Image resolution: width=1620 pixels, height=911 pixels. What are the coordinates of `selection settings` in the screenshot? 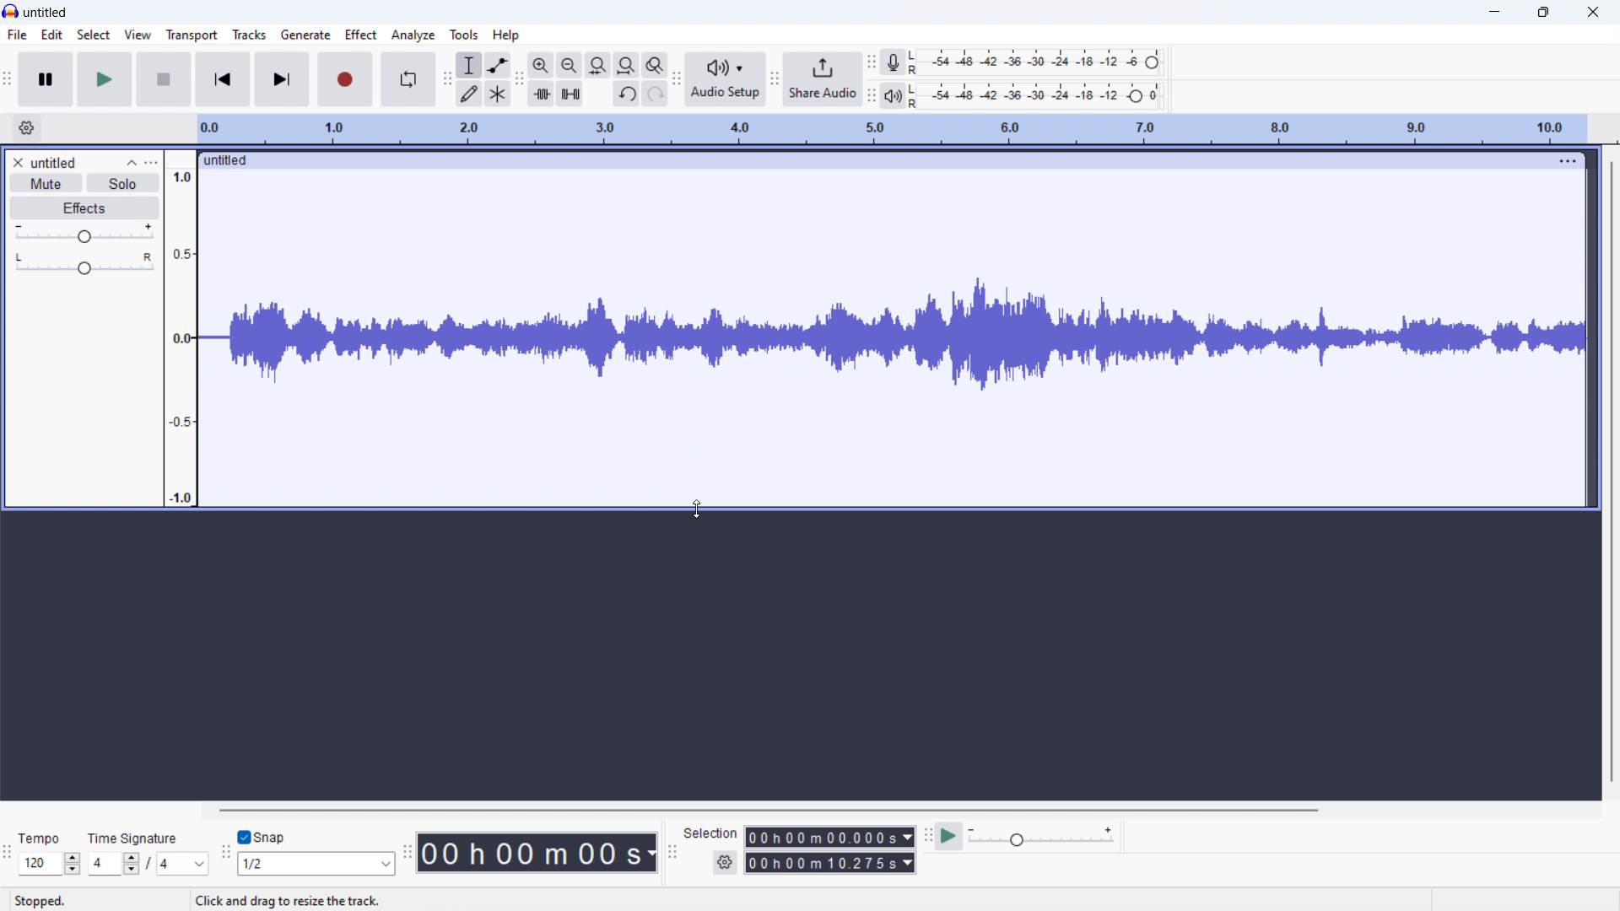 It's located at (726, 862).